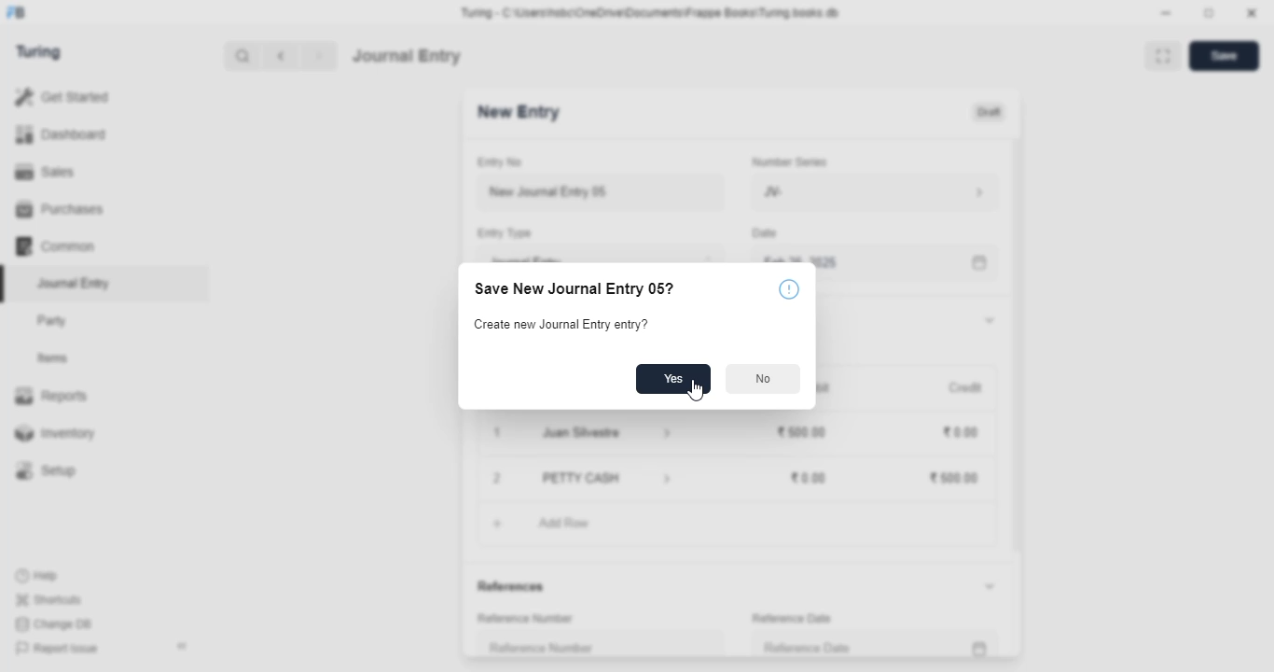  Describe the element at coordinates (563, 325) in the screenshot. I see `create new journal entry entry?` at that location.